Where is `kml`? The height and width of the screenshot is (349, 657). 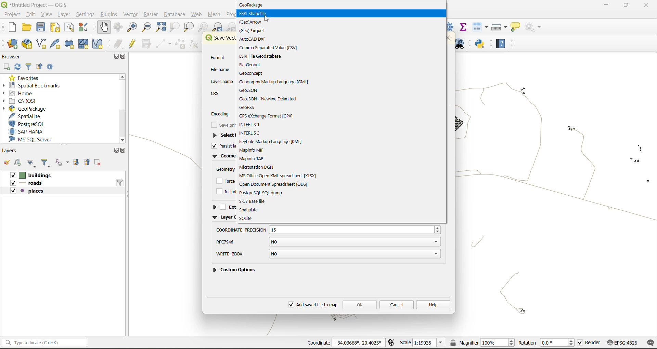 kml is located at coordinates (273, 141).